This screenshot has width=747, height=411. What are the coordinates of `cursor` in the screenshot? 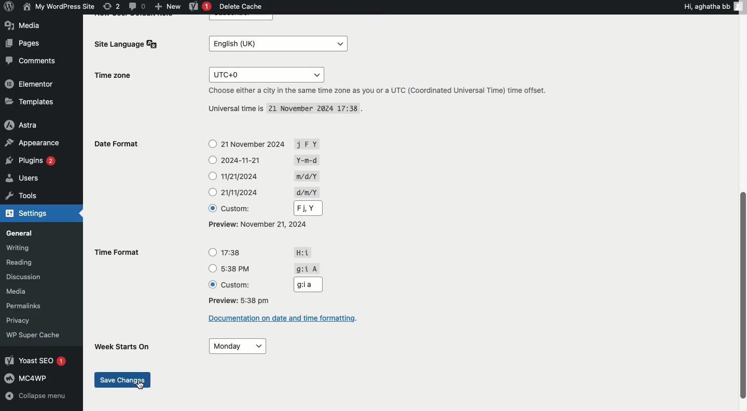 It's located at (142, 387).